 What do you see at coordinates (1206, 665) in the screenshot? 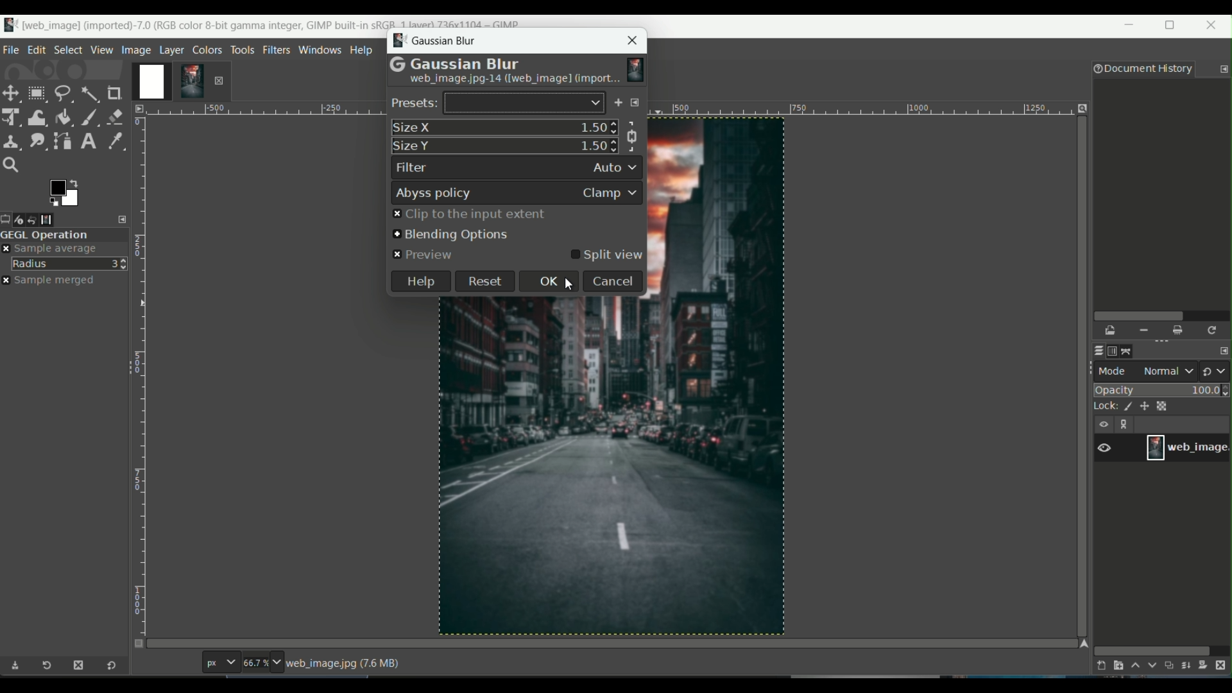
I see `add a mask` at bounding box center [1206, 665].